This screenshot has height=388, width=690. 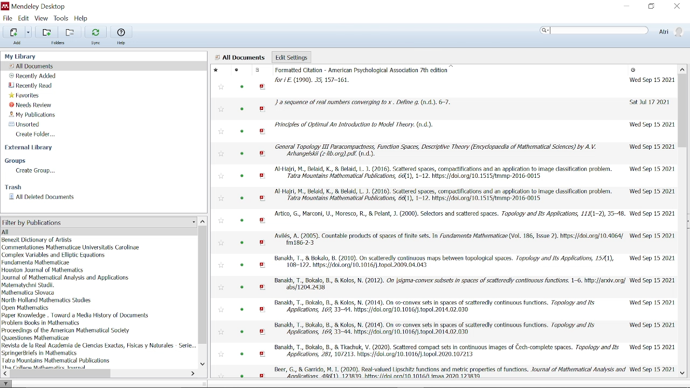 What do you see at coordinates (88, 231) in the screenshot?
I see `All` at bounding box center [88, 231].